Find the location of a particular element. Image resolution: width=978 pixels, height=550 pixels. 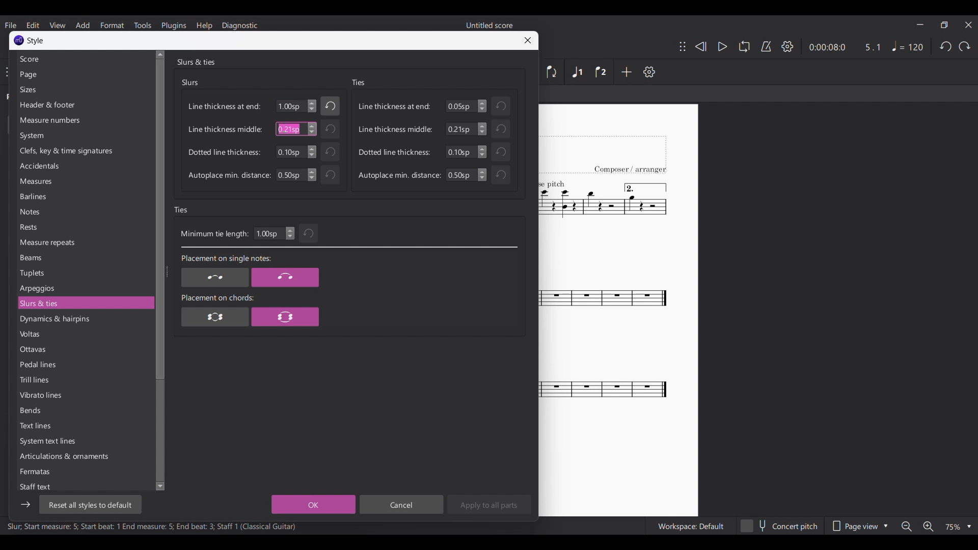

Sizes is located at coordinates (84, 90).